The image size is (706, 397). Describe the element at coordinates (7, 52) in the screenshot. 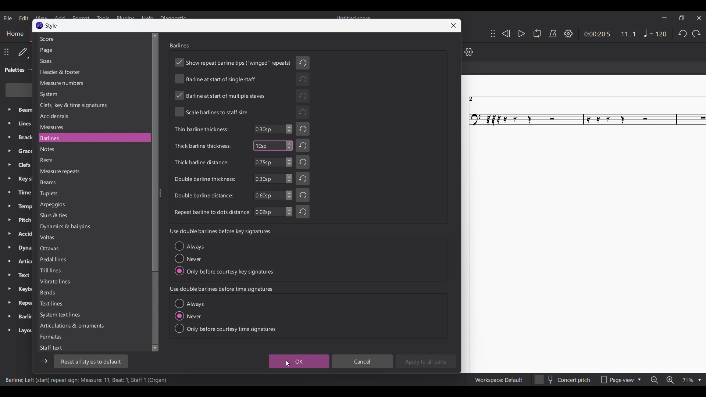

I see `Change toolbar position` at that location.